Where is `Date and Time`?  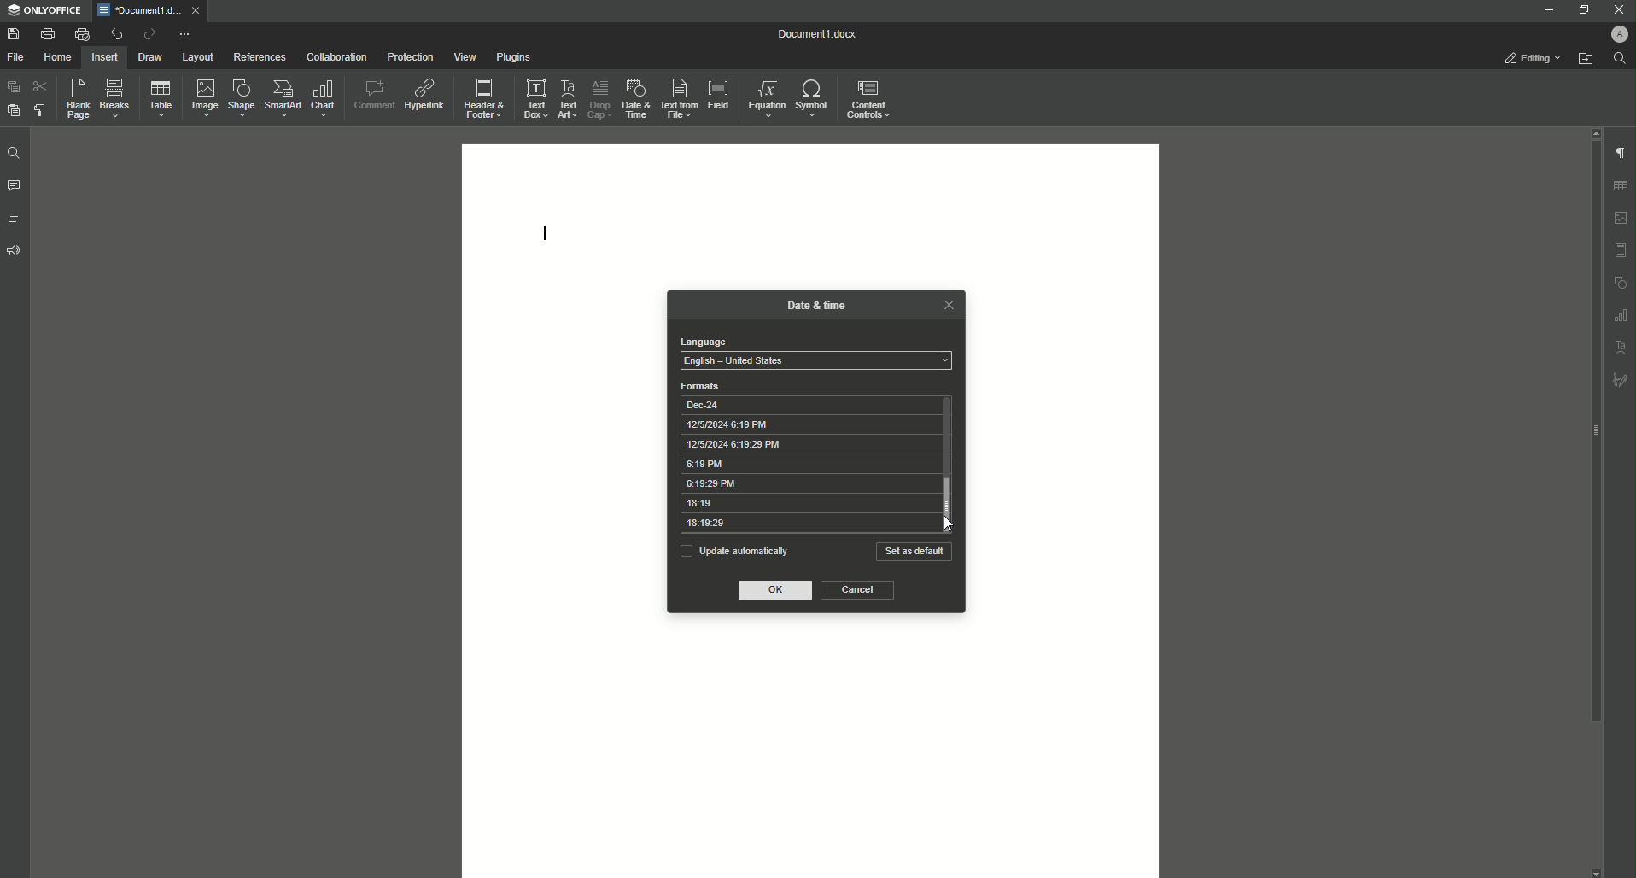 Date and Time is located at coordinates (634, 97).